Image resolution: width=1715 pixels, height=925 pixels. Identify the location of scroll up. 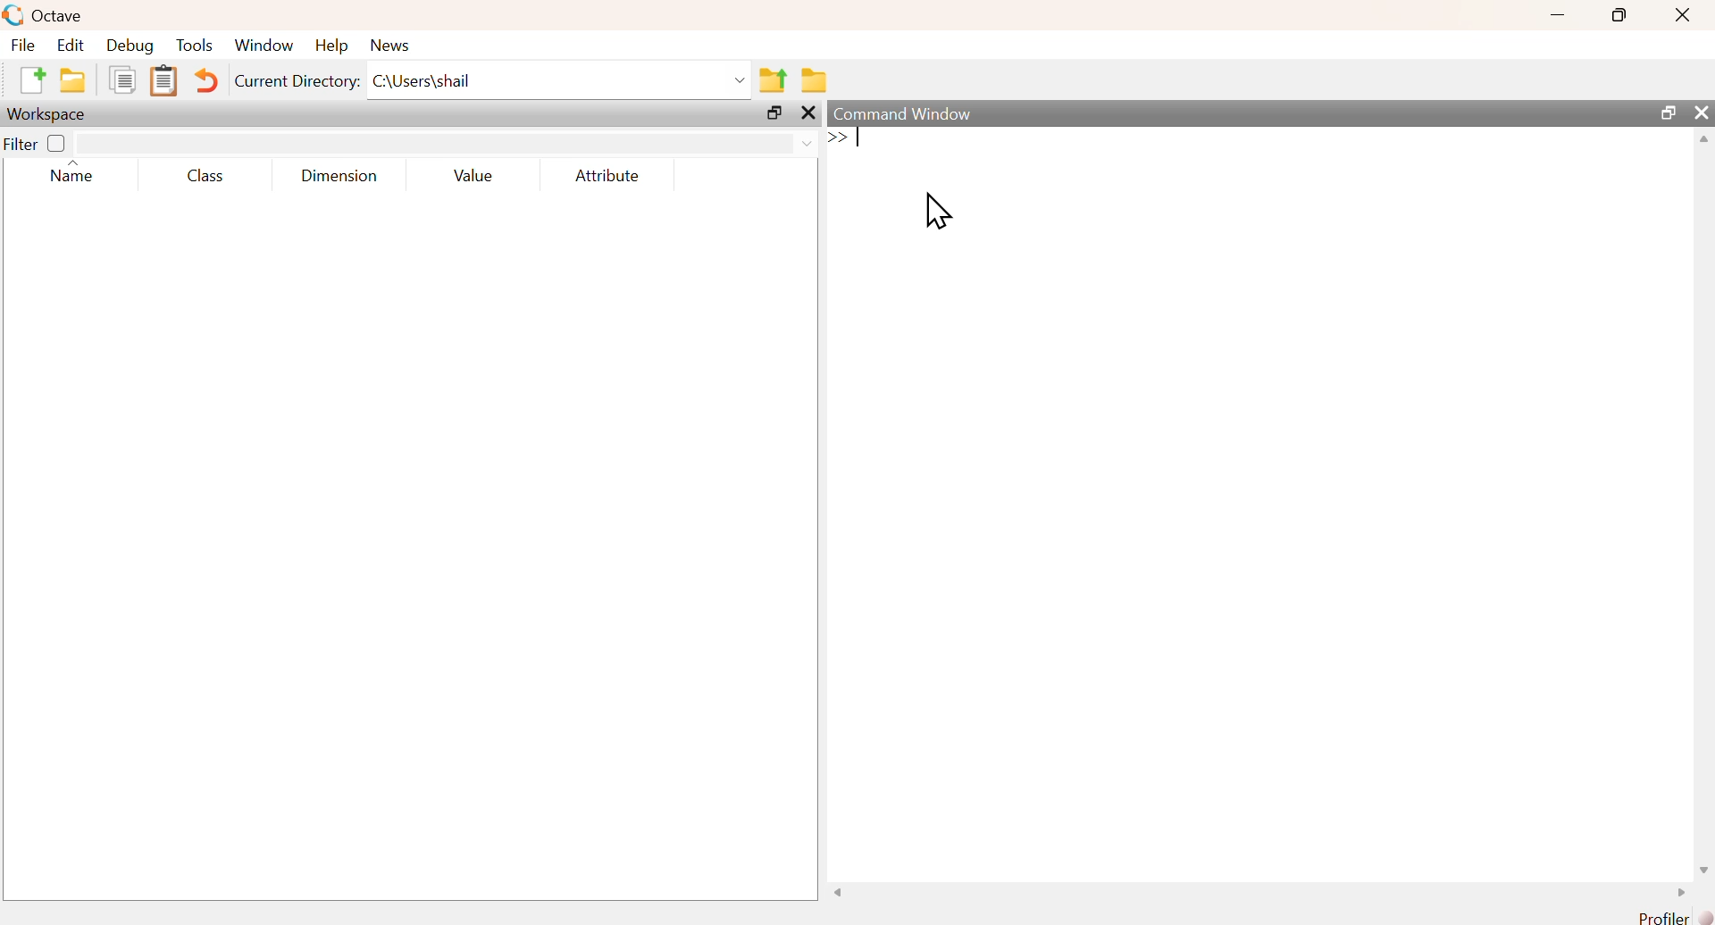
(1703, 140).